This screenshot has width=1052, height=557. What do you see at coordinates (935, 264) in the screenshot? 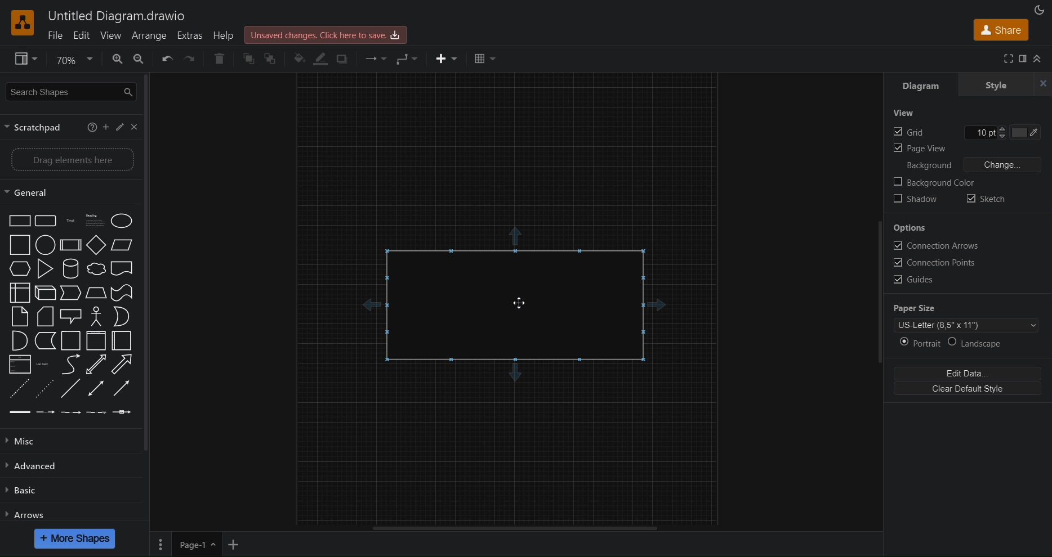
I see `Connection Points` at bounding box center [935, 264].